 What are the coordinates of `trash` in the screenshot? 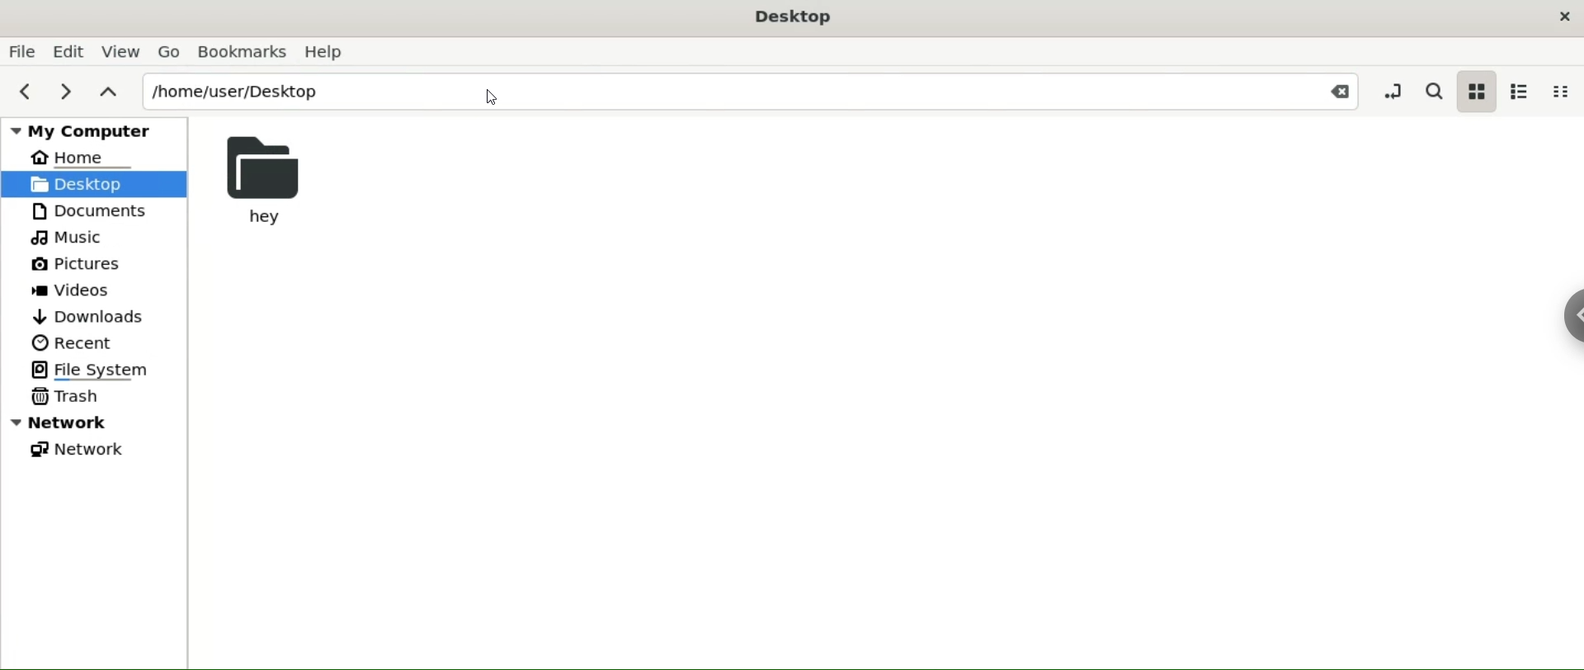 It's located at (66, 397).